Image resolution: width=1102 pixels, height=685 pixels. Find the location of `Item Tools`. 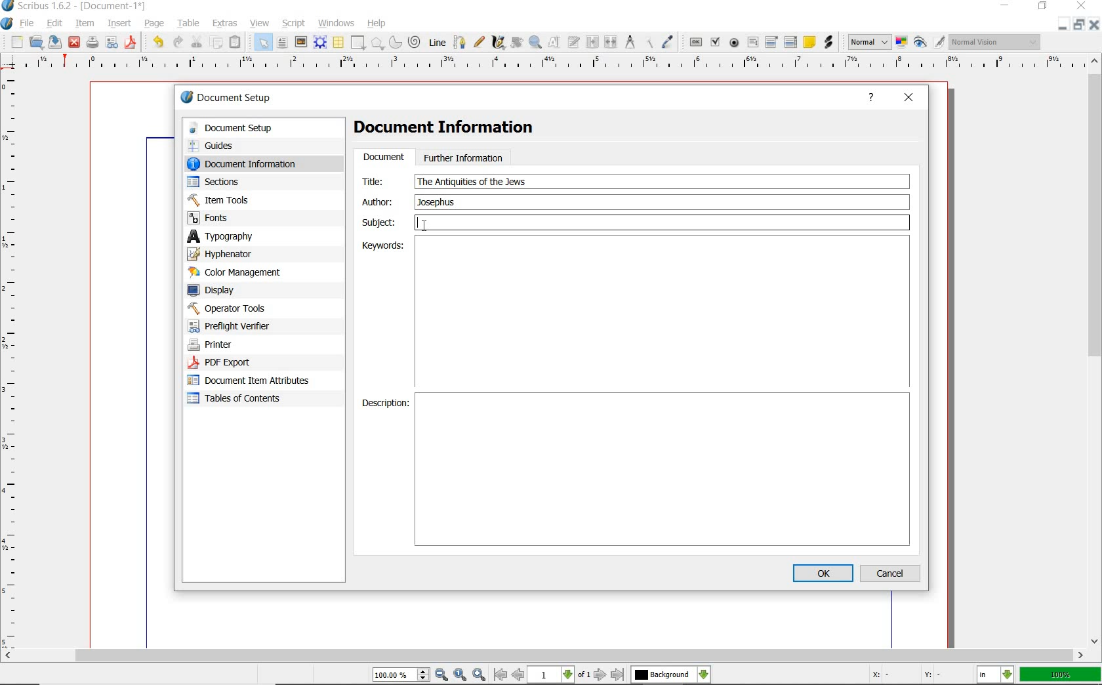

Item Tools is located at coordinates (249, 199).